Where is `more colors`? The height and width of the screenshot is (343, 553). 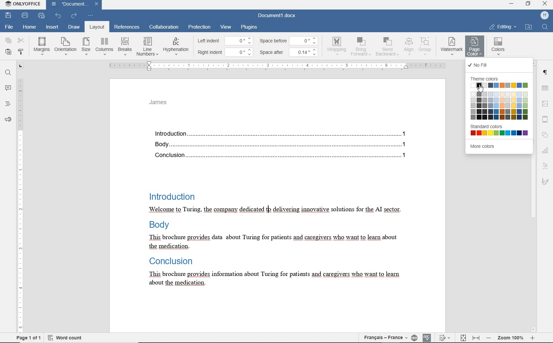 more colors is located at coordinates (494, 148).